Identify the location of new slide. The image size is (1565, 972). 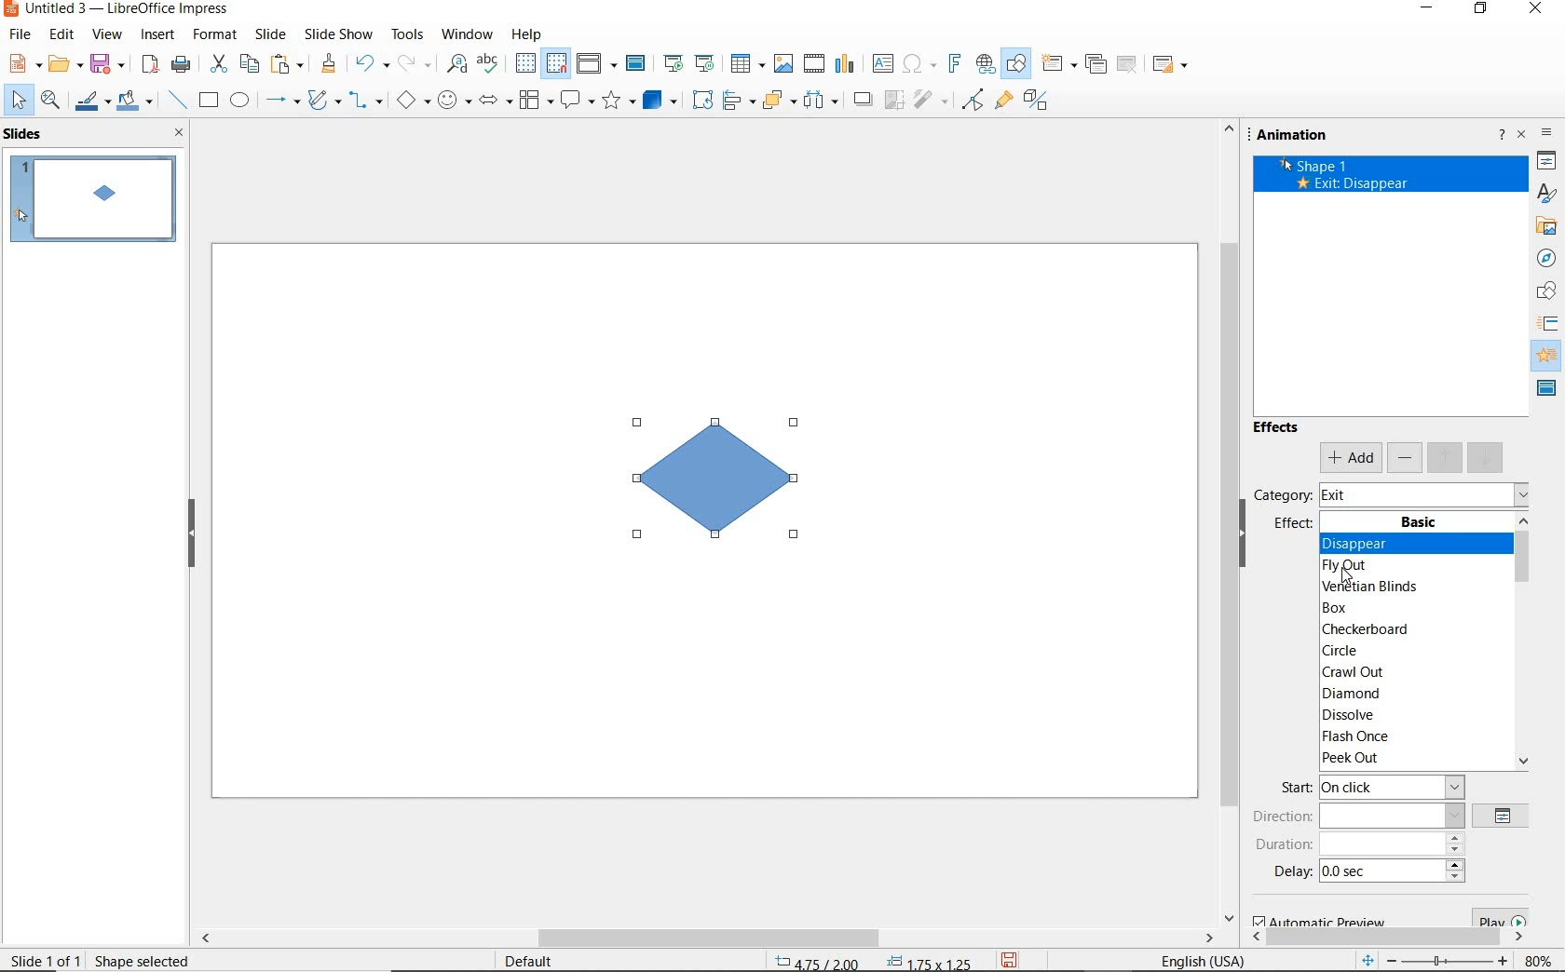
(1057, 63).